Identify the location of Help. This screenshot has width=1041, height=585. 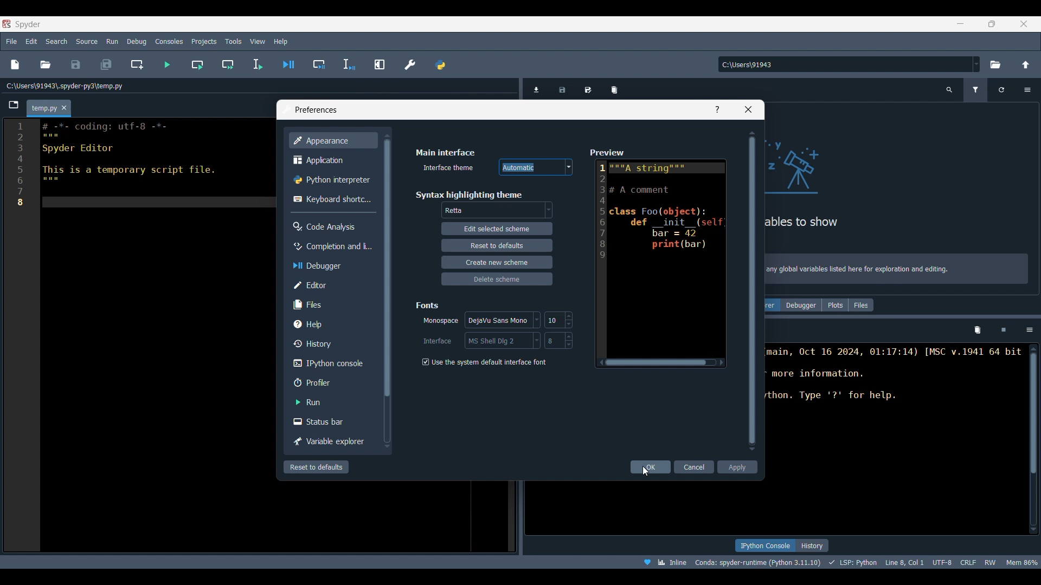
(717, 109).